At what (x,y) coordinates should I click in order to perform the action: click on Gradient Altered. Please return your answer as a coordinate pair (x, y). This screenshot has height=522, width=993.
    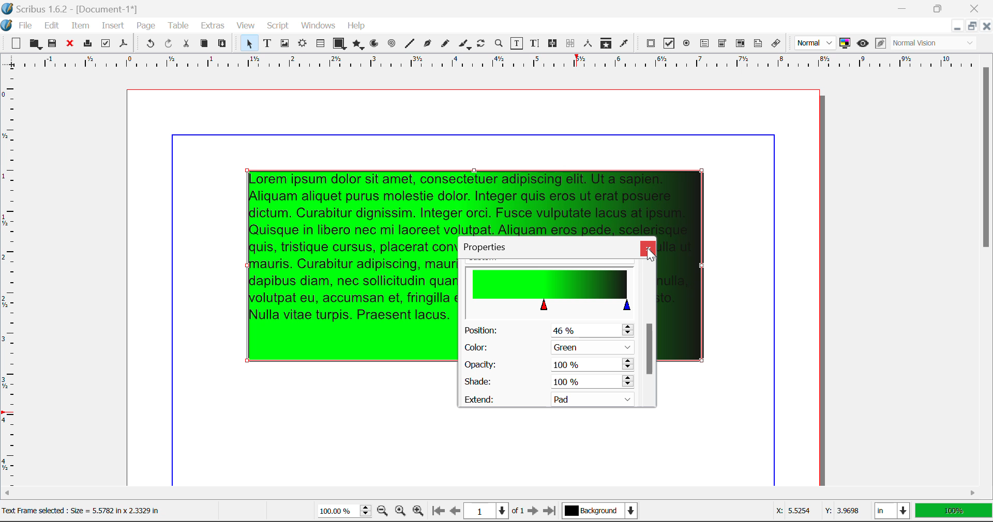
    Looking at the image, I should click on (550, 290).